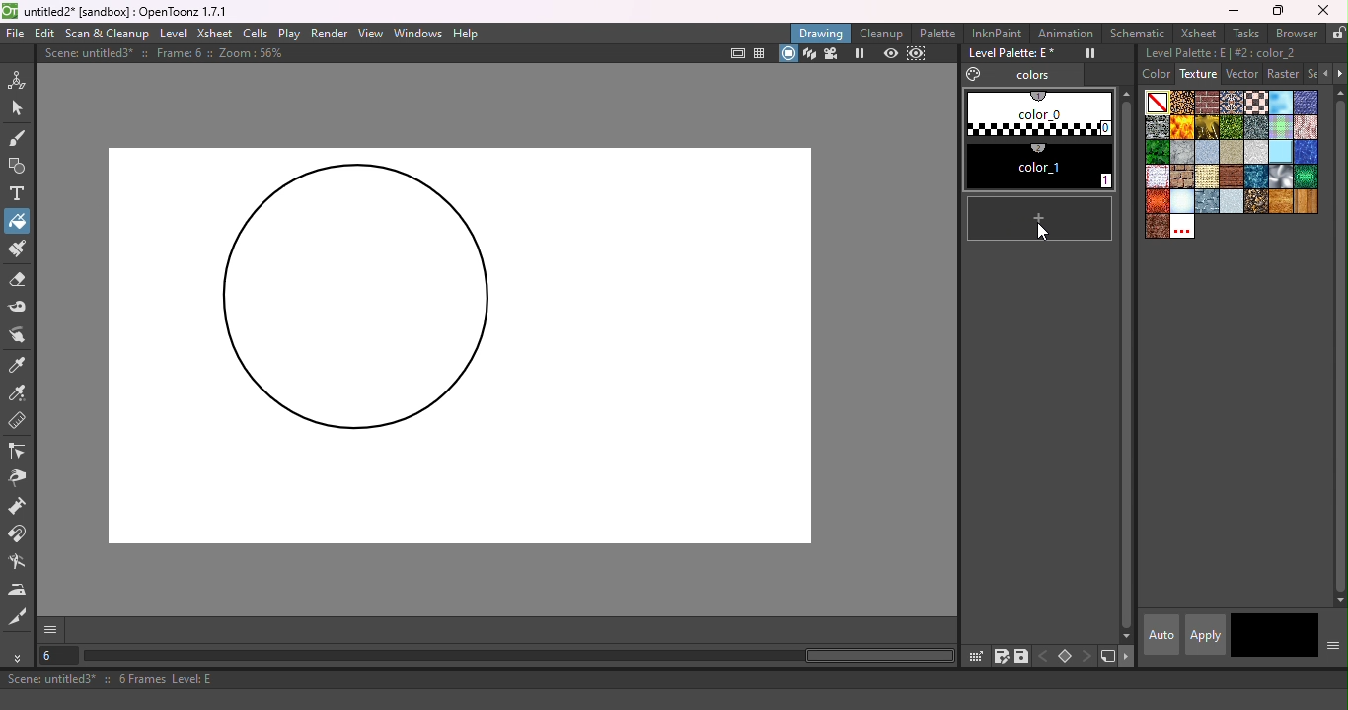  Describe the element at coordinates (1257, 201) in the screenshot. I see `wetpebbles.bmp` at that location.